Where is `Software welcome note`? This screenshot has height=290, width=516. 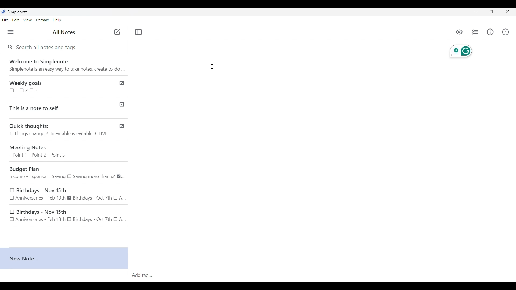
Software welcome note is located at coordinates (63, 64).